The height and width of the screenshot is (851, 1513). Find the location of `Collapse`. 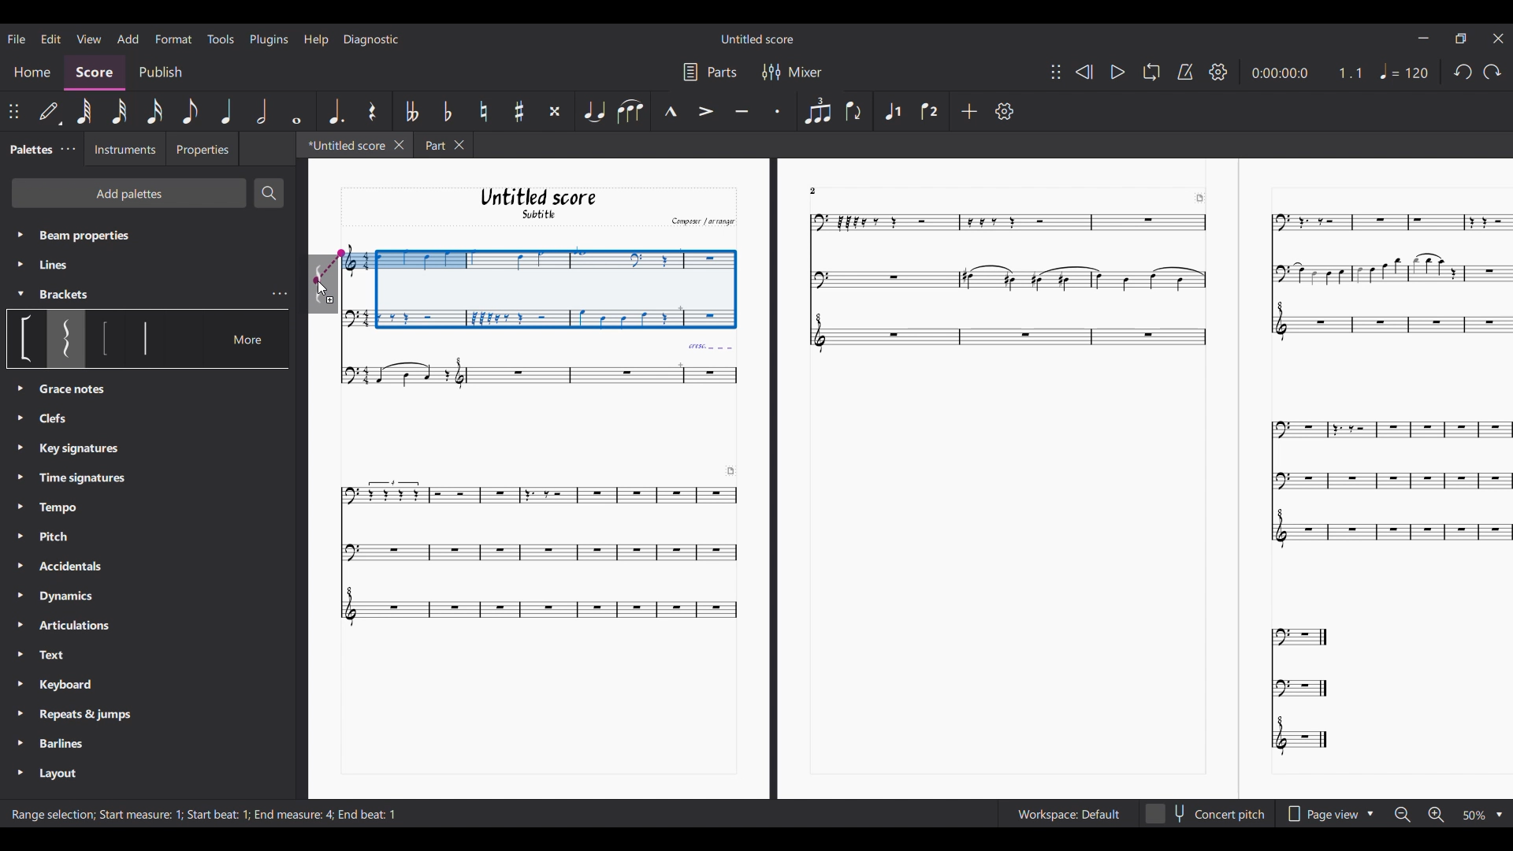

Collapse is located at coordinates (20, 294).